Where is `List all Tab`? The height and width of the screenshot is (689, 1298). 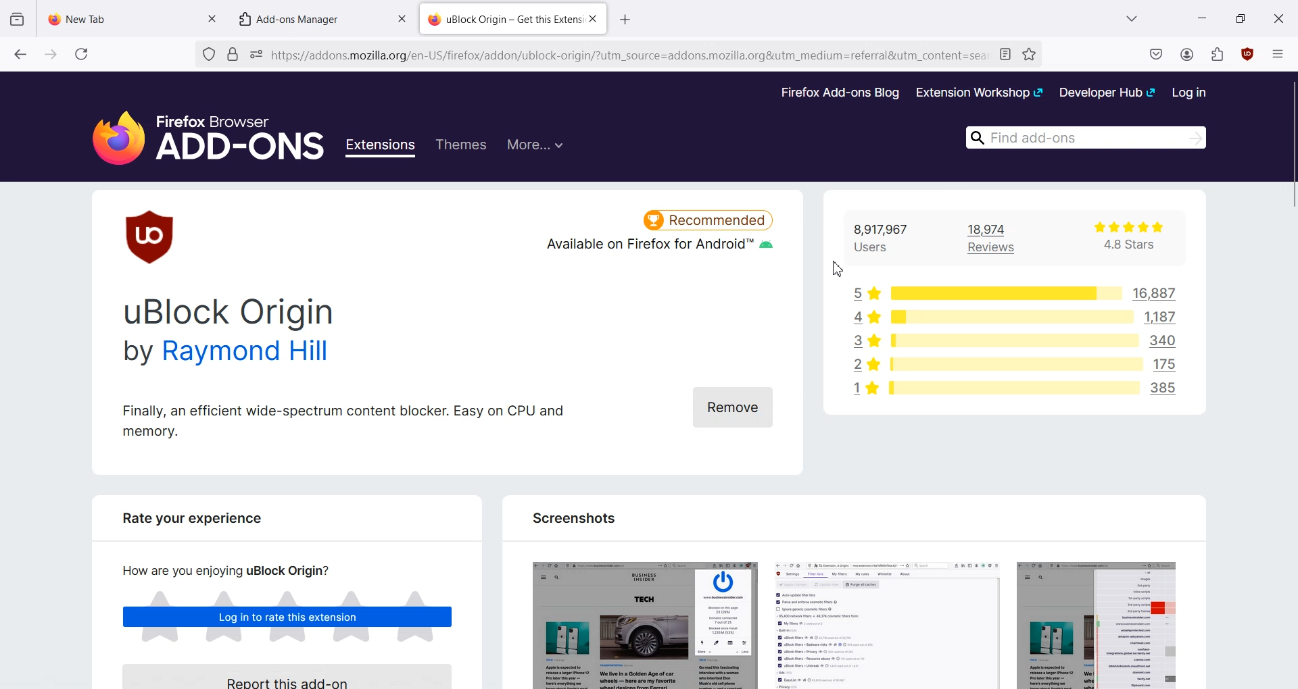 List all Tab is located at coordinates (1130, 18).